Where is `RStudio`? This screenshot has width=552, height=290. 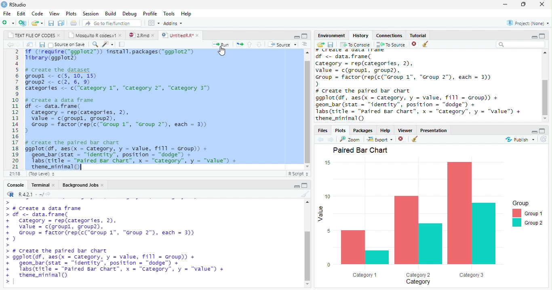 RStudio is located at coordinates (19, 4).